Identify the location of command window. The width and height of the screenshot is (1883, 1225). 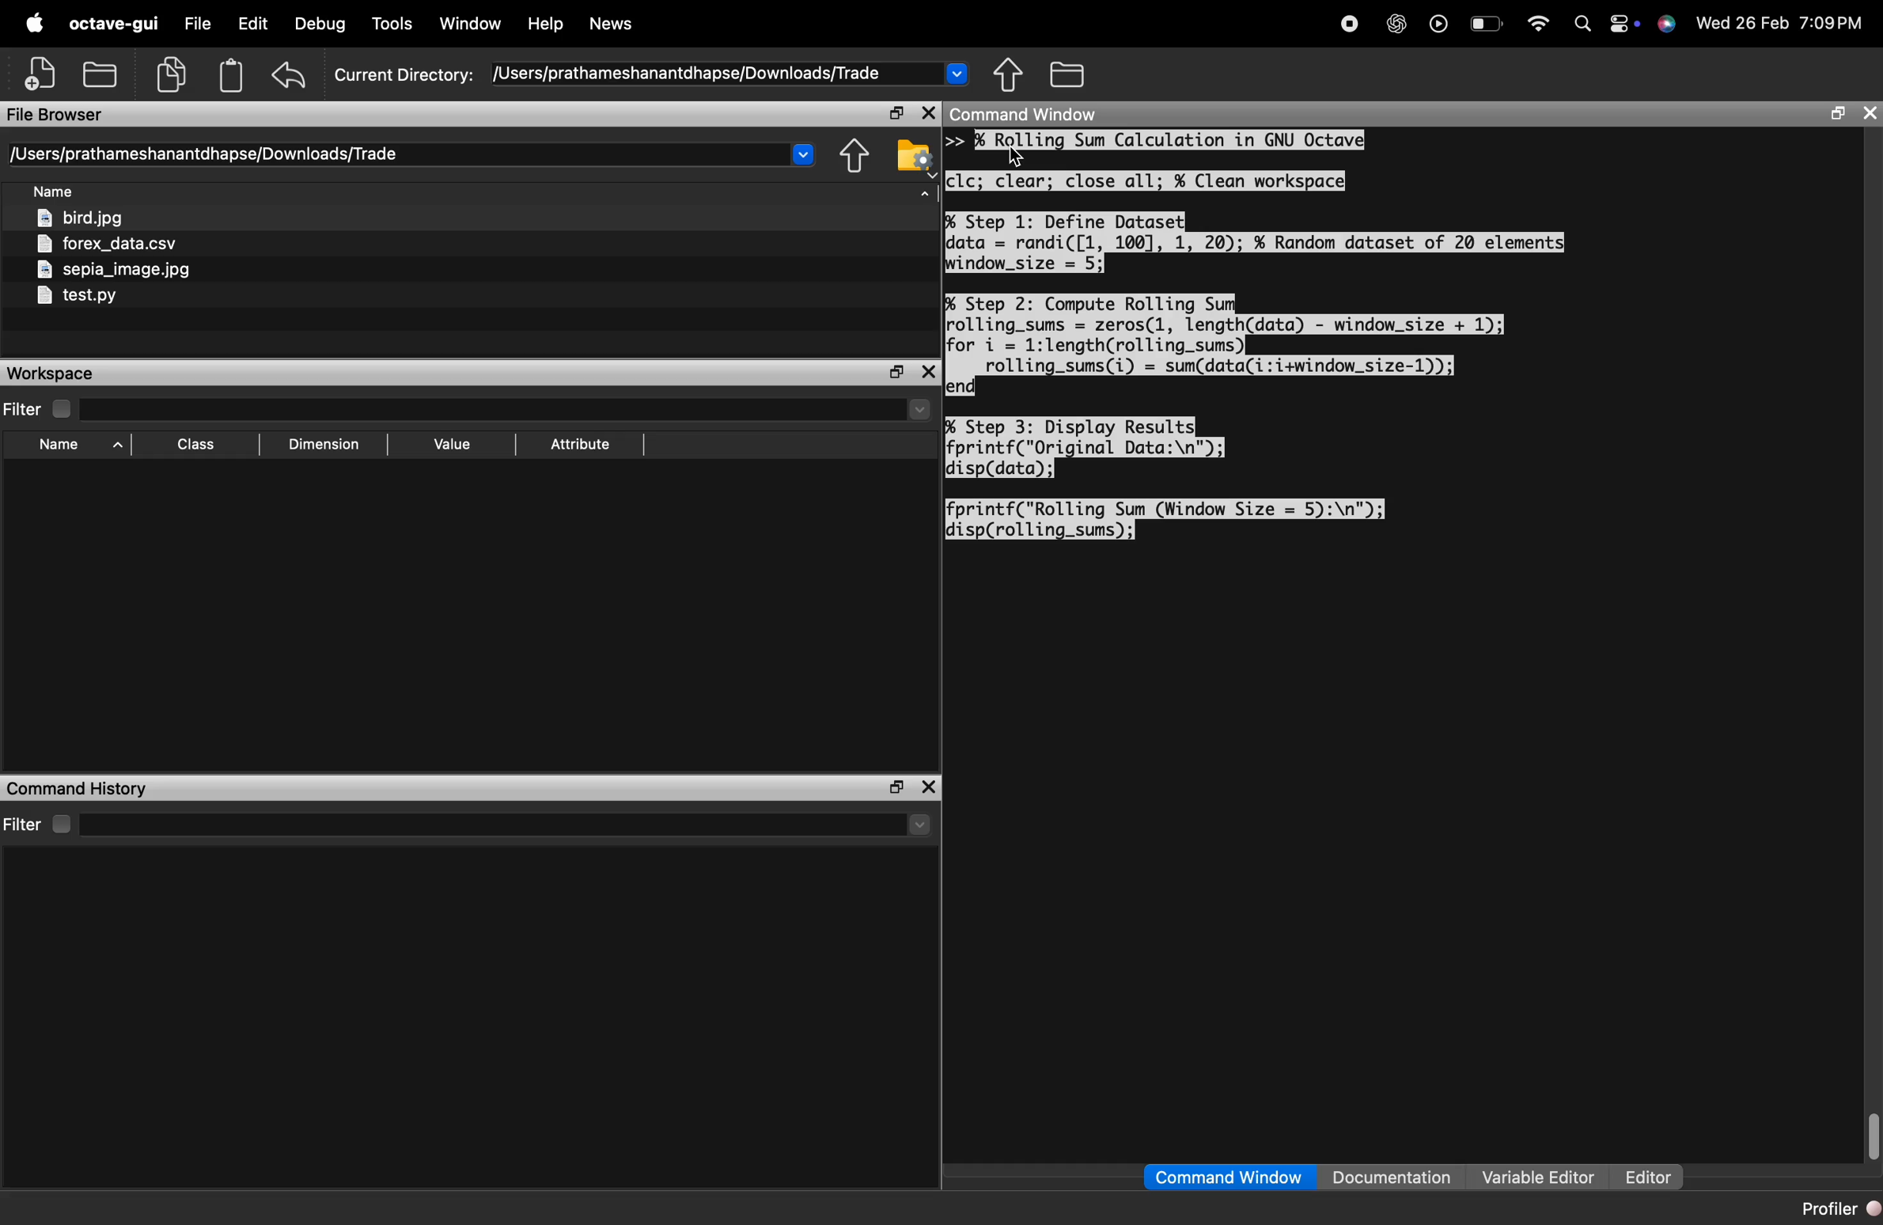
(1226, 1177).